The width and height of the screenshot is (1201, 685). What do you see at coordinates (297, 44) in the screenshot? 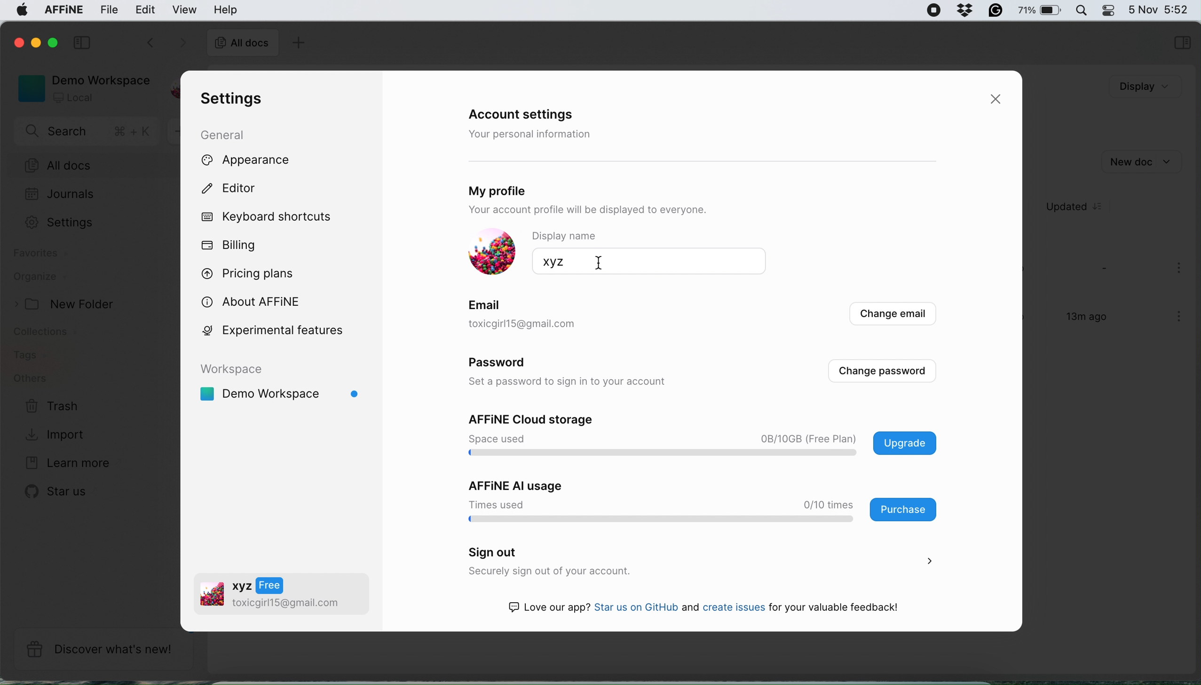
I see `add doc` at bounding box center [297, 44].